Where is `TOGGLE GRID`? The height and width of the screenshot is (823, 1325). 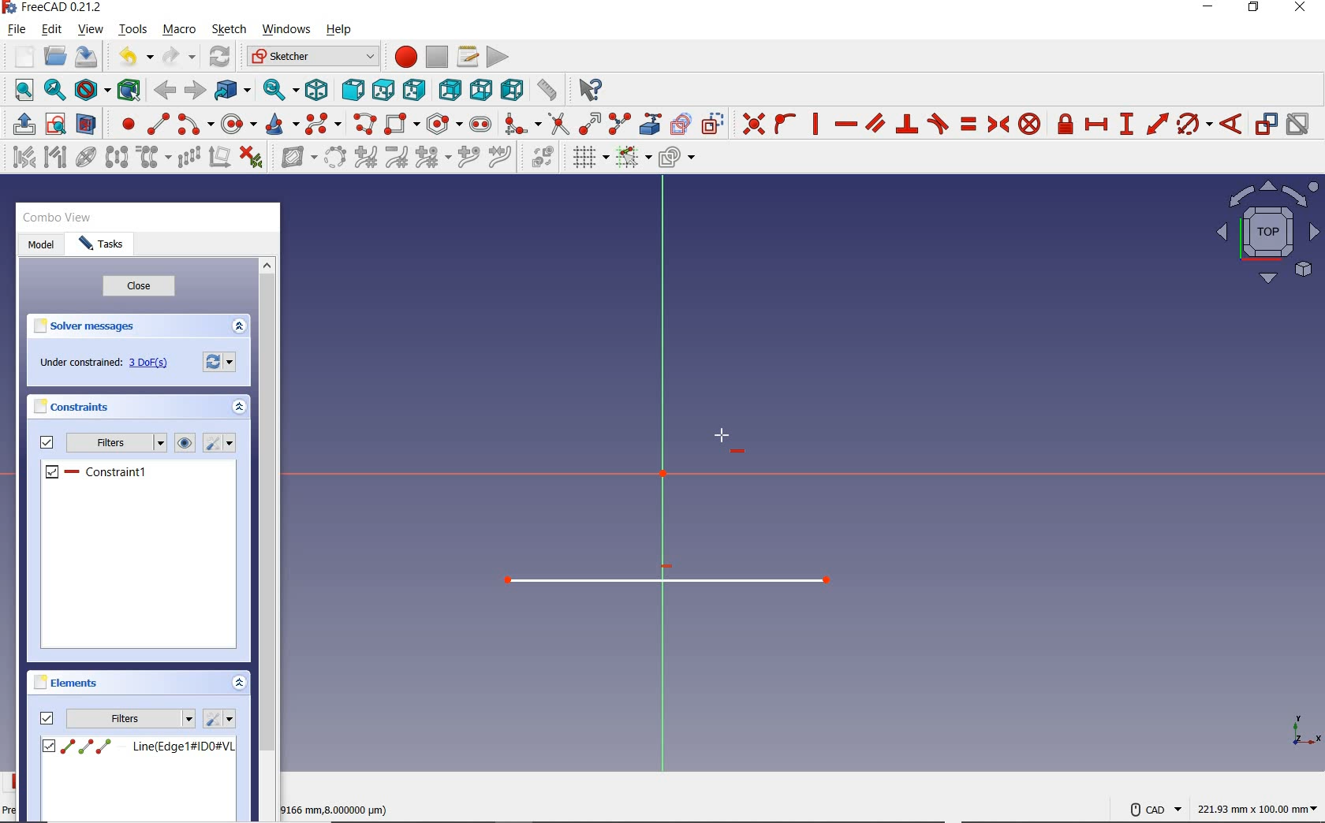
TOGGLE GRID is located at coordinates (590, 158).